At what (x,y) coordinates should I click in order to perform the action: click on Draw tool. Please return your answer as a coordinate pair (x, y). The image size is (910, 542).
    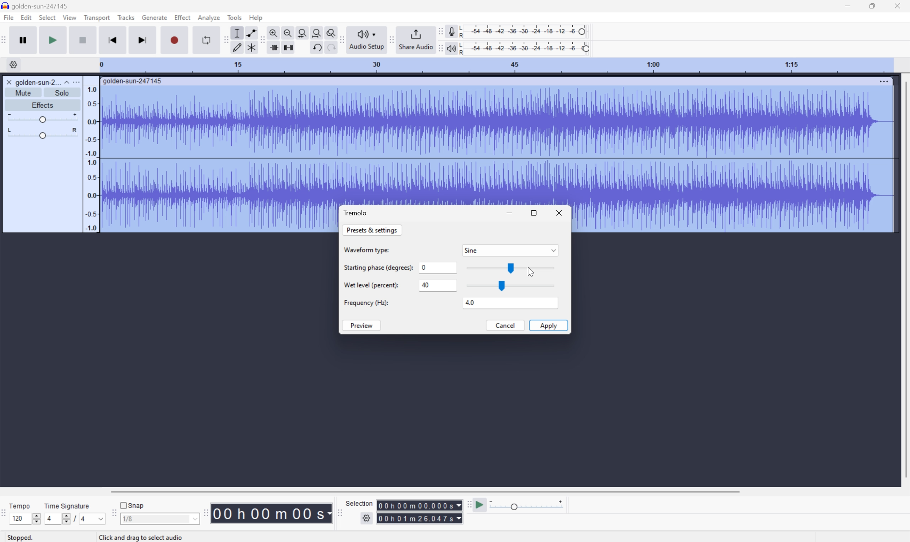
    Looking at the image, I should click on (237, 47).